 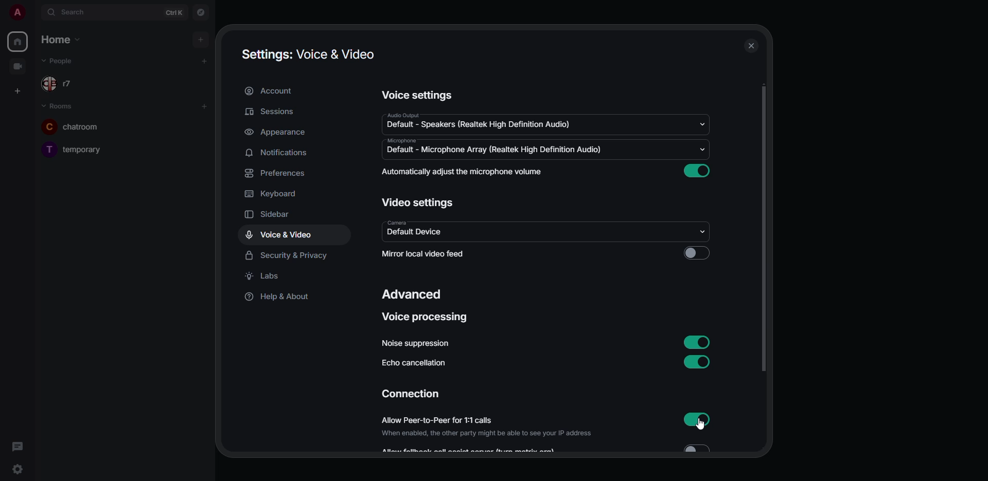 What do you see at coordinates (205, 61) in the screenshot?
I see `add` at bounding box center [205, 61].